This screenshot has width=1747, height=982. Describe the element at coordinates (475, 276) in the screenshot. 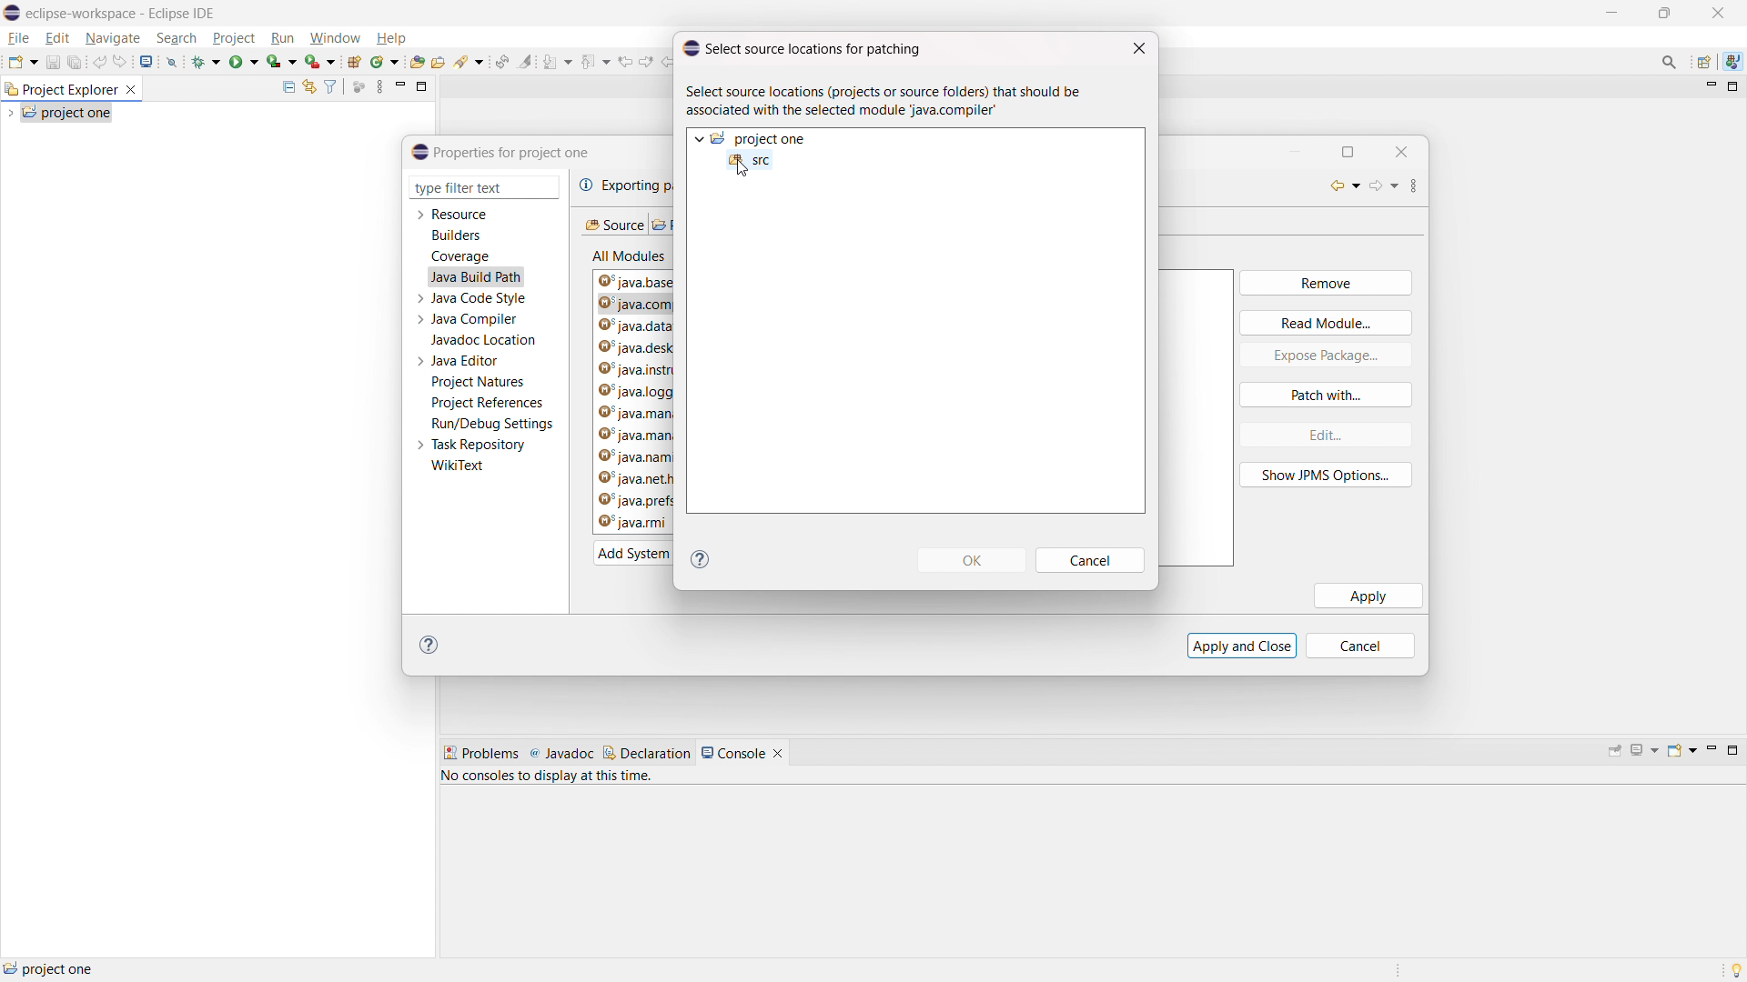

I see `java build path selected` at that location.